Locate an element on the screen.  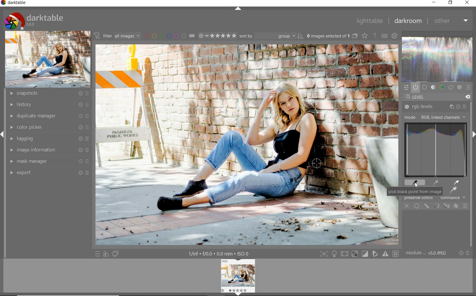
scrollbar is located at coordinates (471, 114).